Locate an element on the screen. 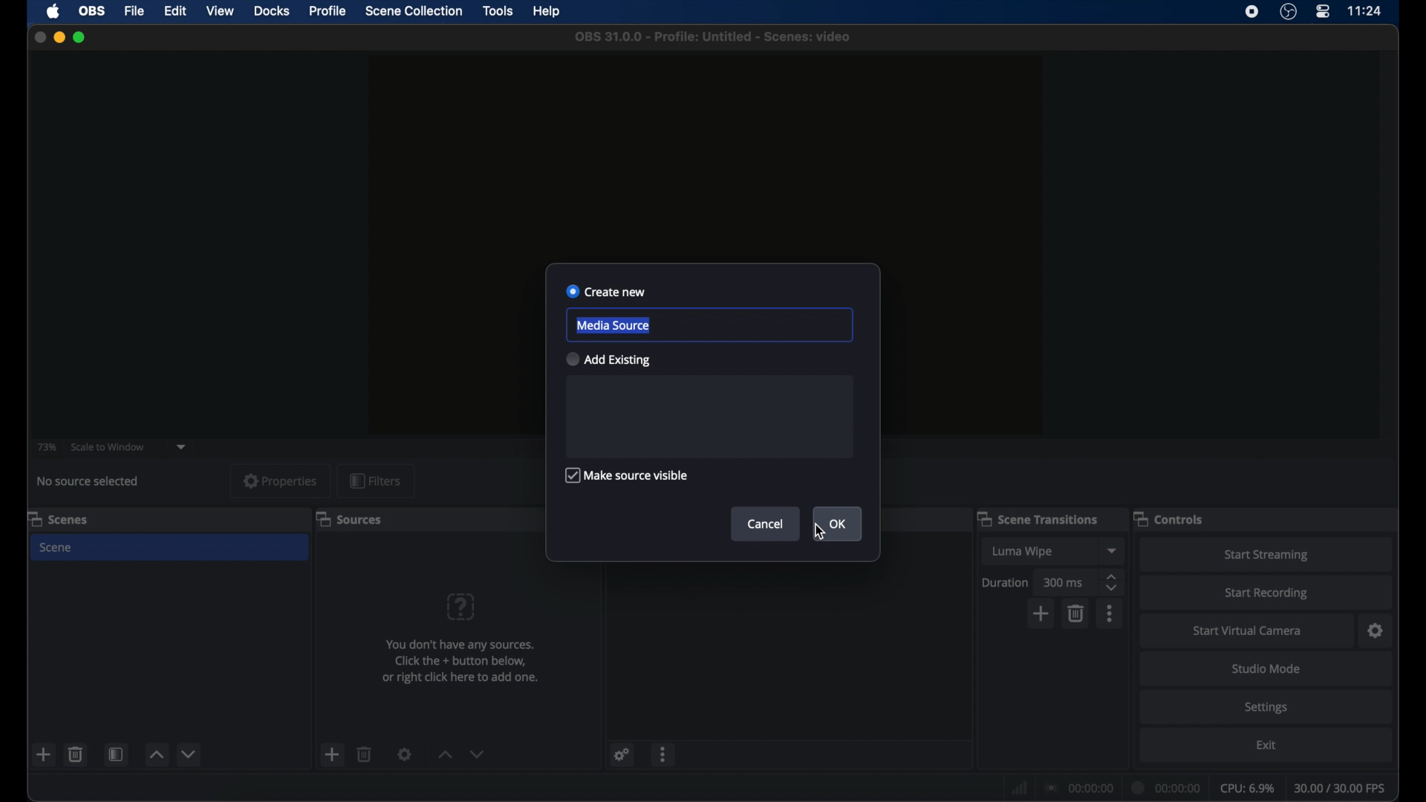 The image size is (1426, 802). no source selected is located at coordinates (88, 480).